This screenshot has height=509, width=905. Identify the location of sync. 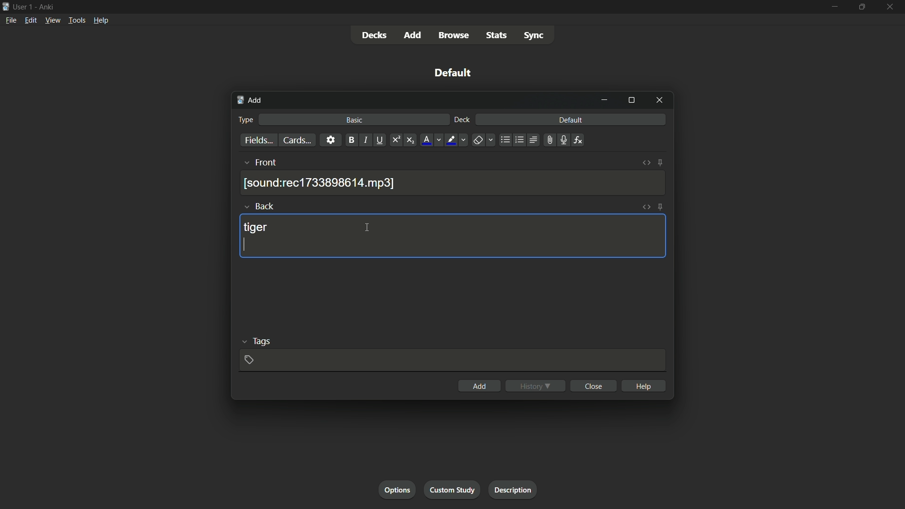
(534, 37).